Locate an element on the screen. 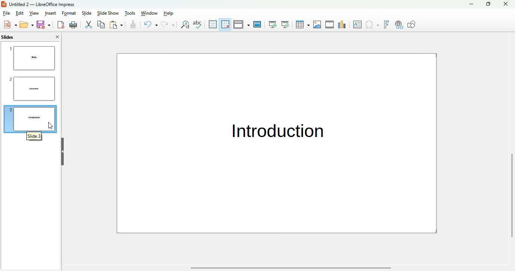 The height and width of the screenshot is (271, 515). help is located at coordinates (168, 13).